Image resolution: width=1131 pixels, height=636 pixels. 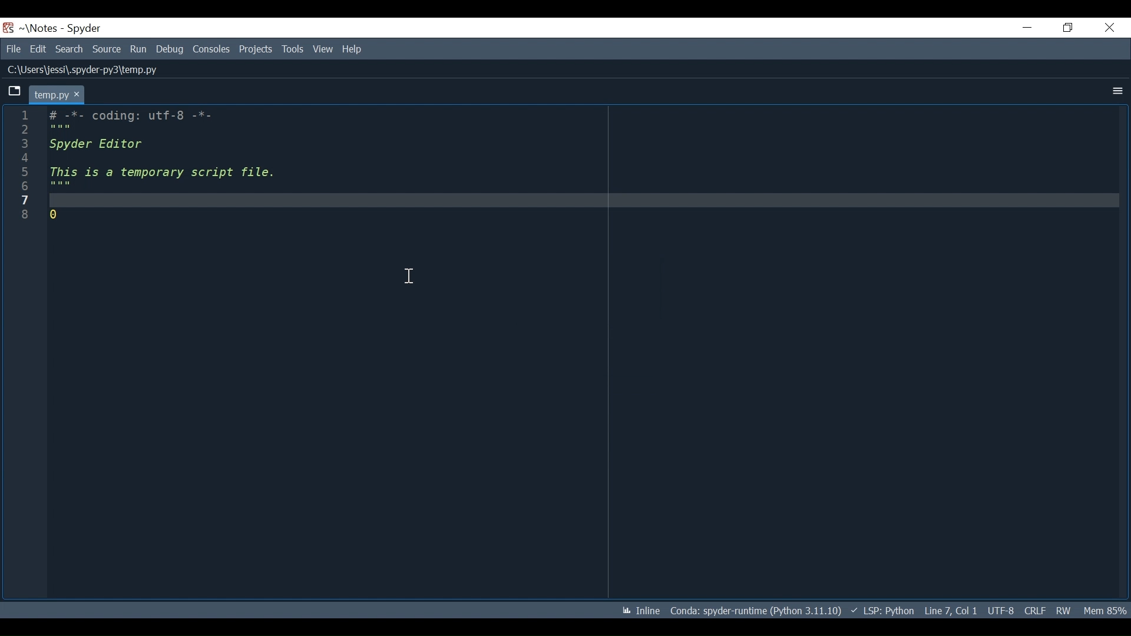 What do you see at coordinates (1028, 28) in the screenshot?
I see `Minimize` at bounding box center [1028, 28].